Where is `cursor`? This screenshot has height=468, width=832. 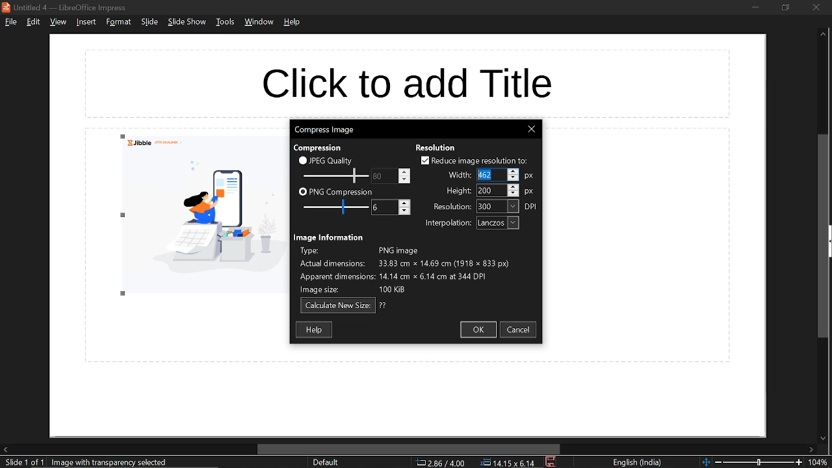
cursor is located at coordinates (480, 174).